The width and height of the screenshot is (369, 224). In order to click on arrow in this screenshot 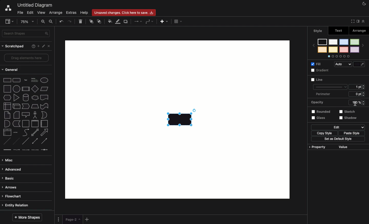, I will do `click(45, 133)`.